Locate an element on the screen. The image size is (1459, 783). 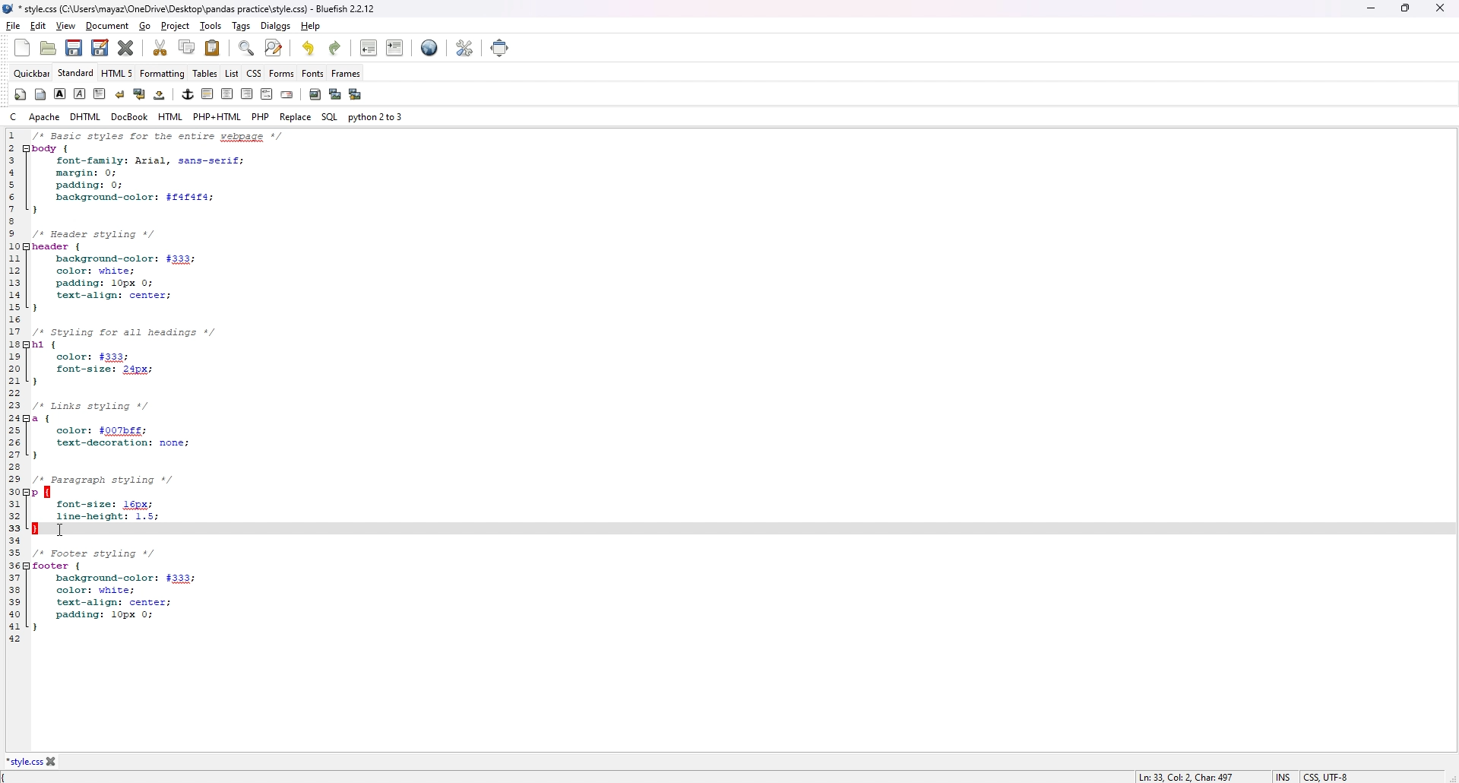
anchor is located at coordinates (188, 94).